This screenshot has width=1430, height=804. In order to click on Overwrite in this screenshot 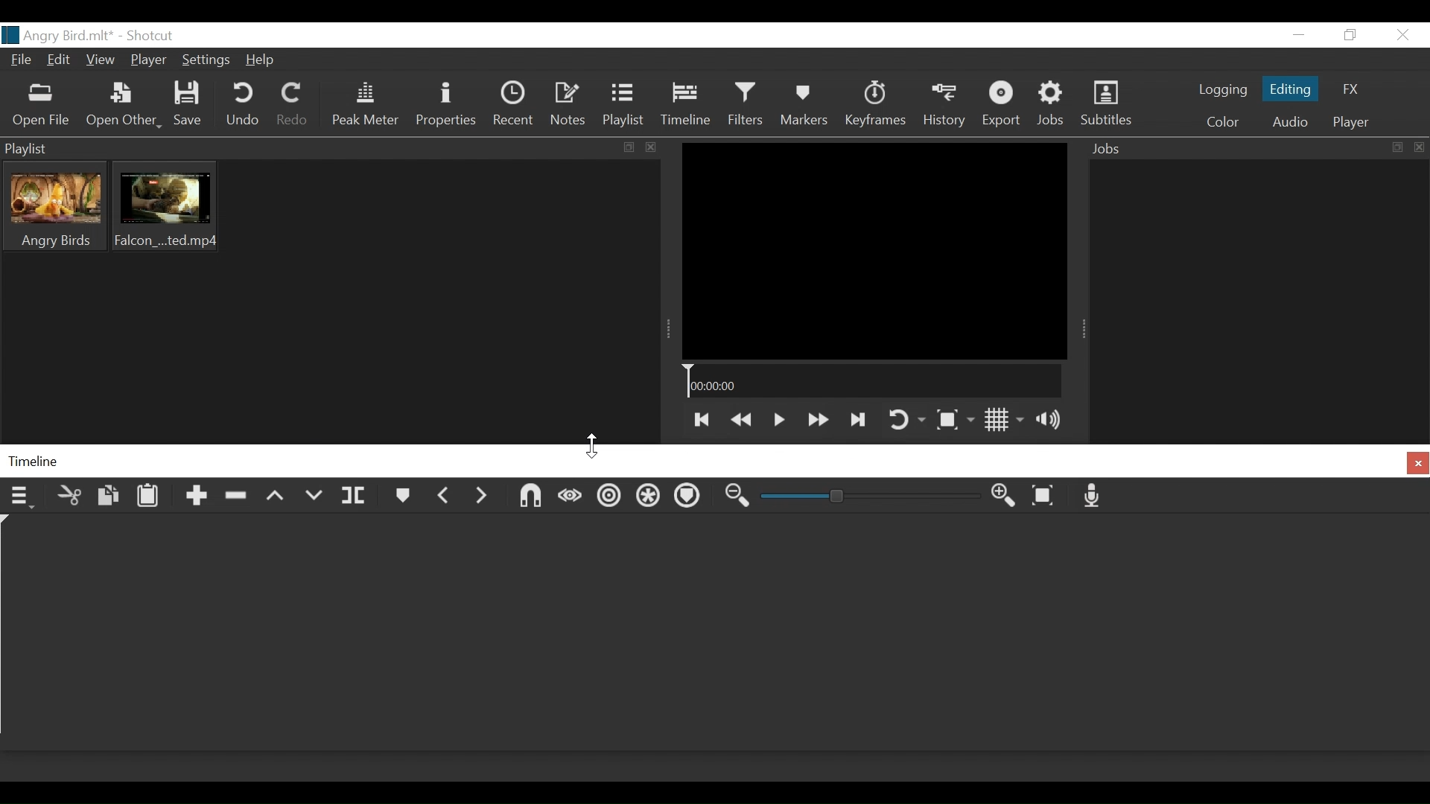, I will do `click(314, 497)`.